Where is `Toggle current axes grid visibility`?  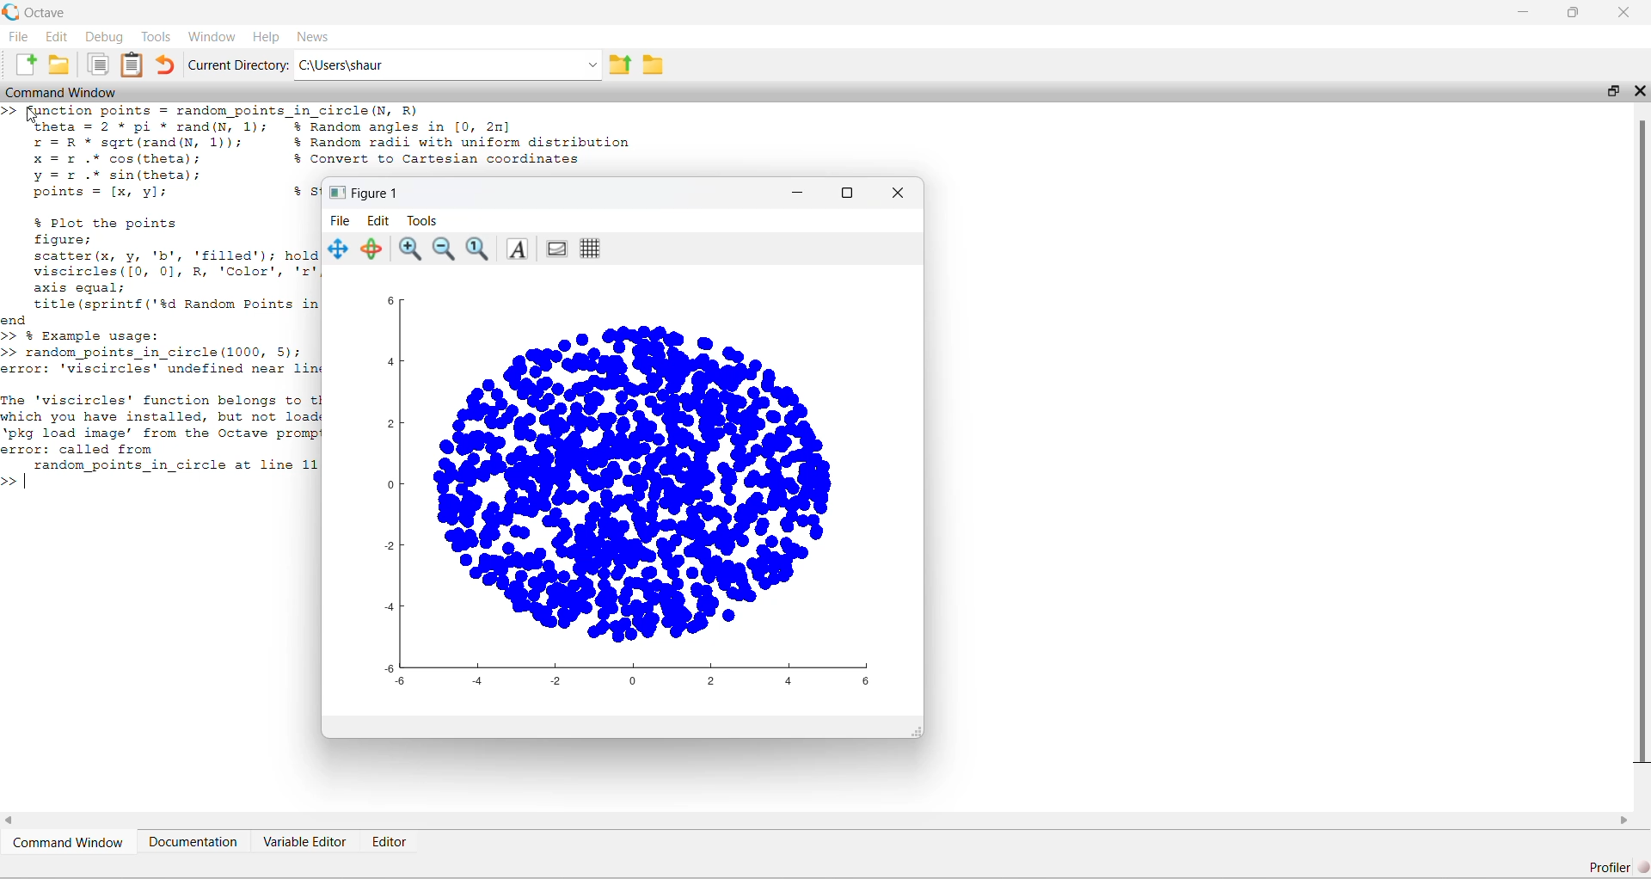 Toggle current axes grid visibility is located at coordinates (589, 249).